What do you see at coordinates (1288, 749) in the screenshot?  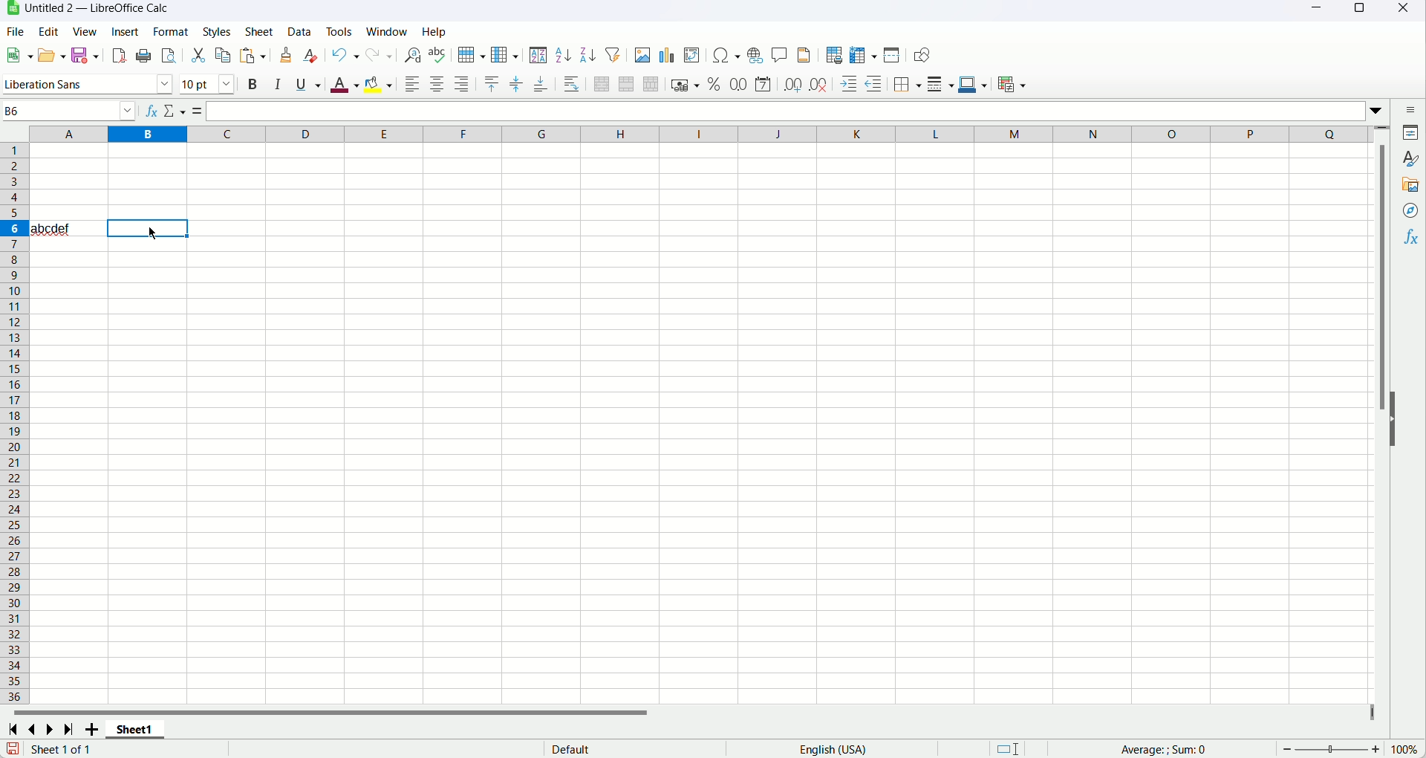 I see `zoom out` at bounding box center [1288, 749].